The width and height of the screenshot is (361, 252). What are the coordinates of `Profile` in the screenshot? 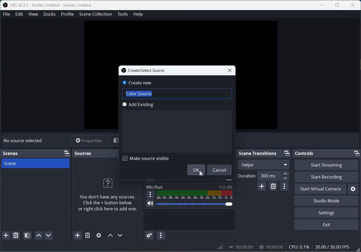 It's located at (67, 14).